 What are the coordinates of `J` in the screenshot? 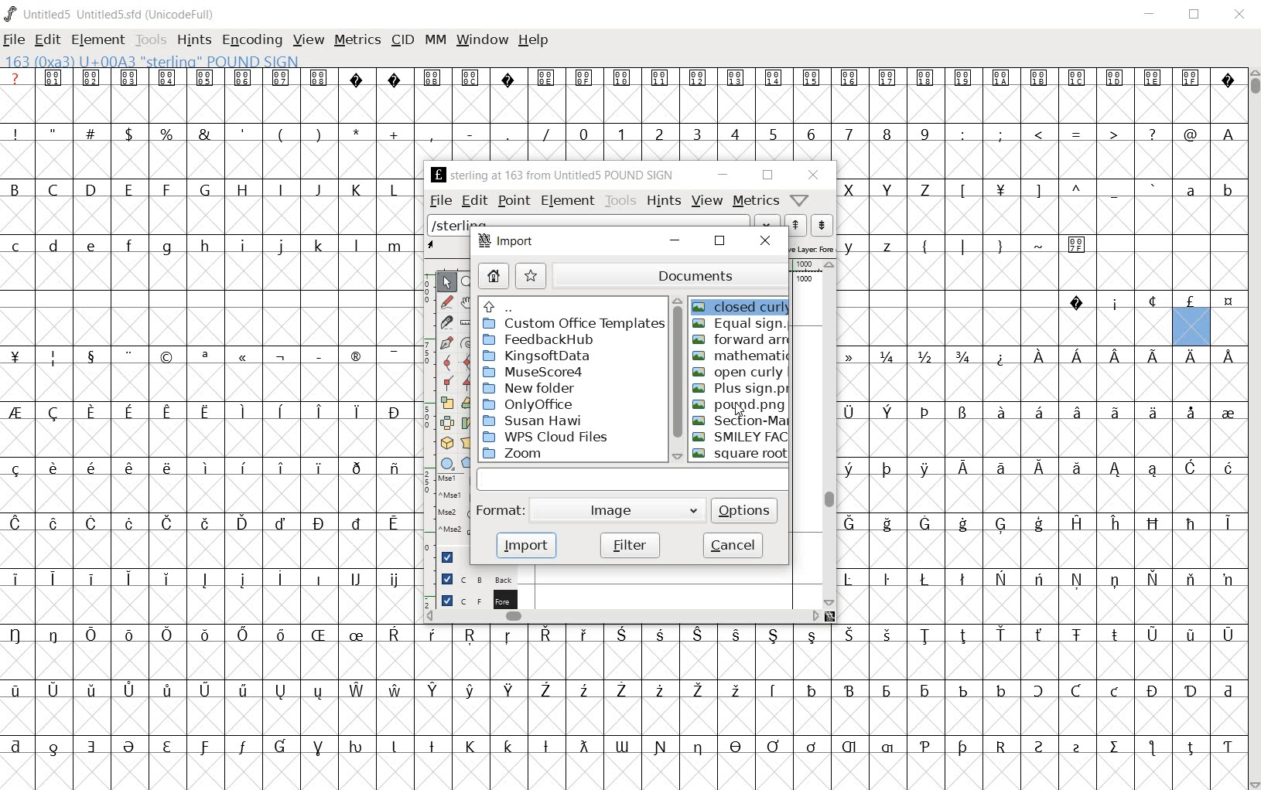 It's located at (317, 189).